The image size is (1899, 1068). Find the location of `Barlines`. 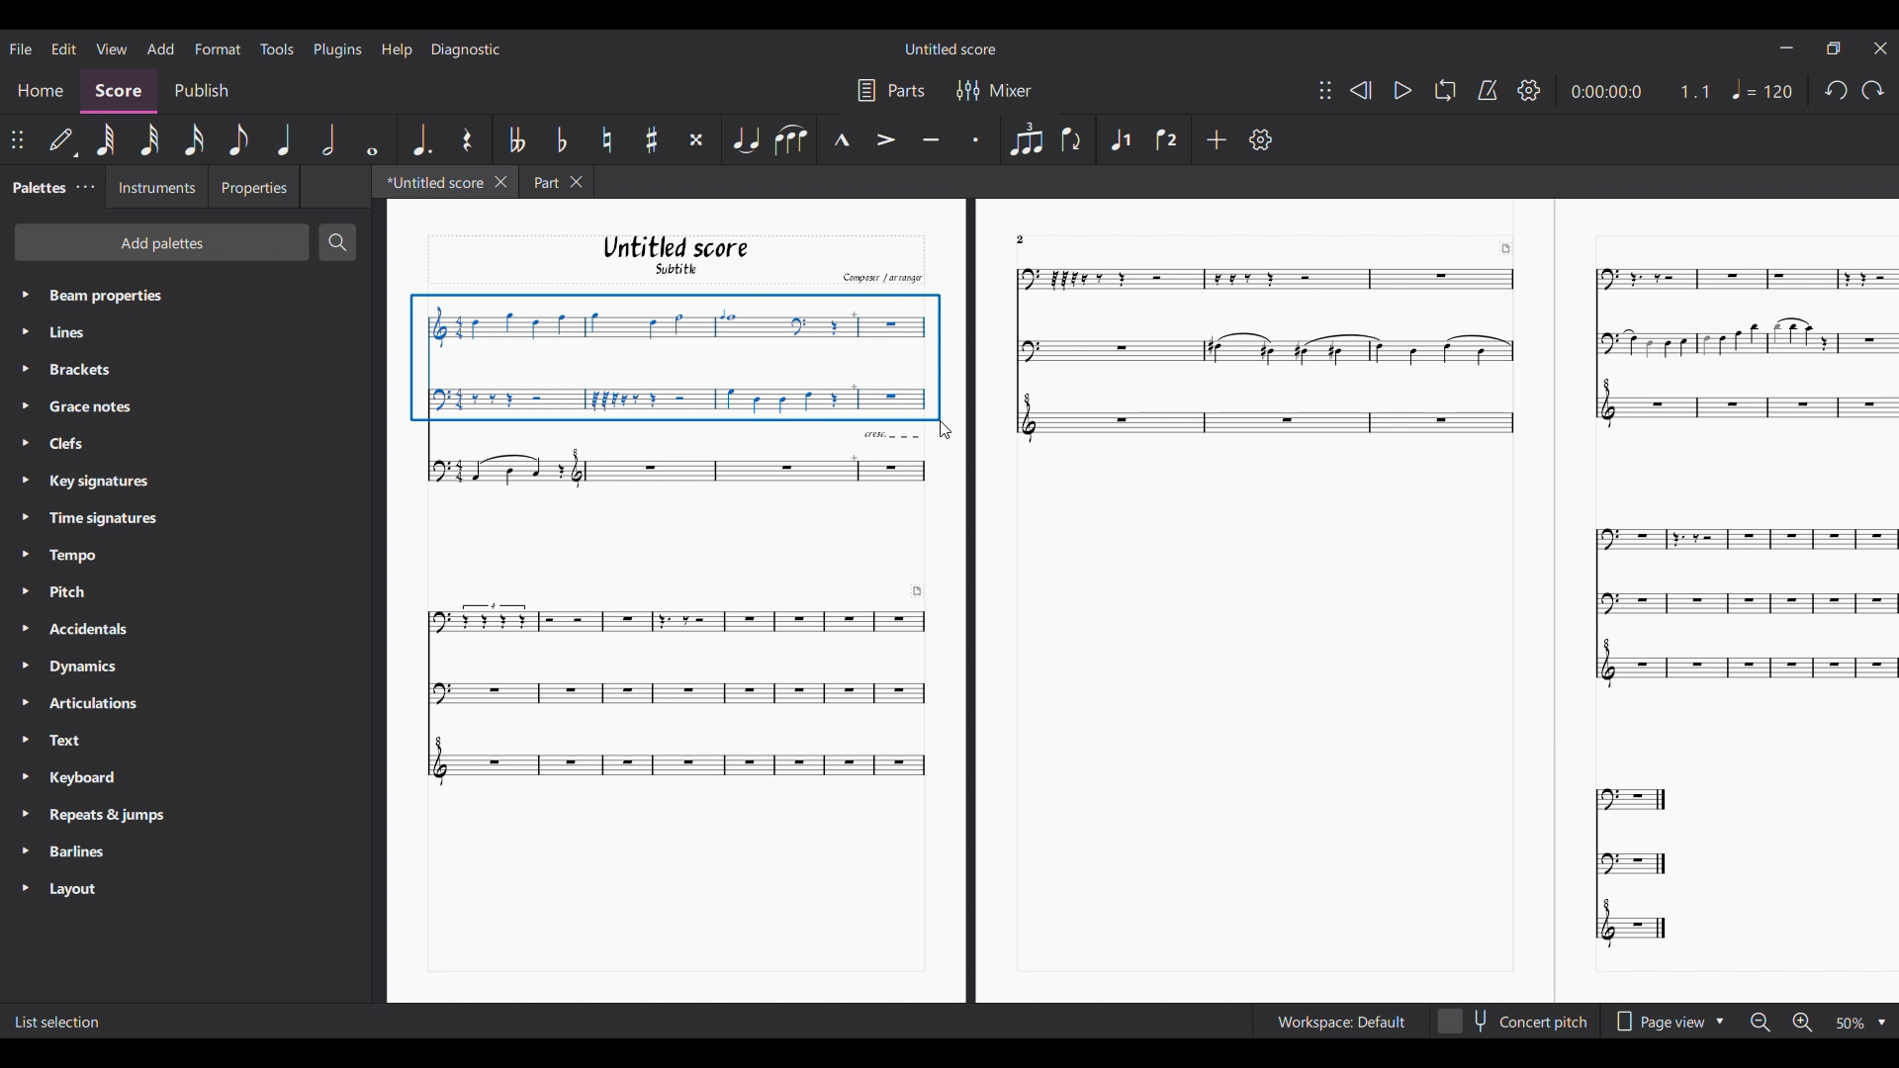

Barlines is located at coordinates (81, 852).